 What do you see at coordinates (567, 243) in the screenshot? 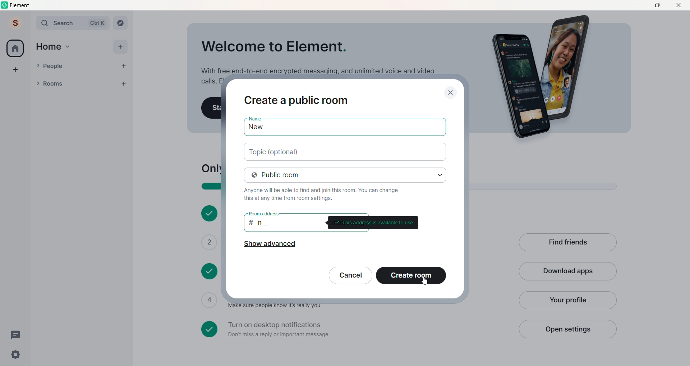
I see `Find Friends` at bounding box center [567, 243].